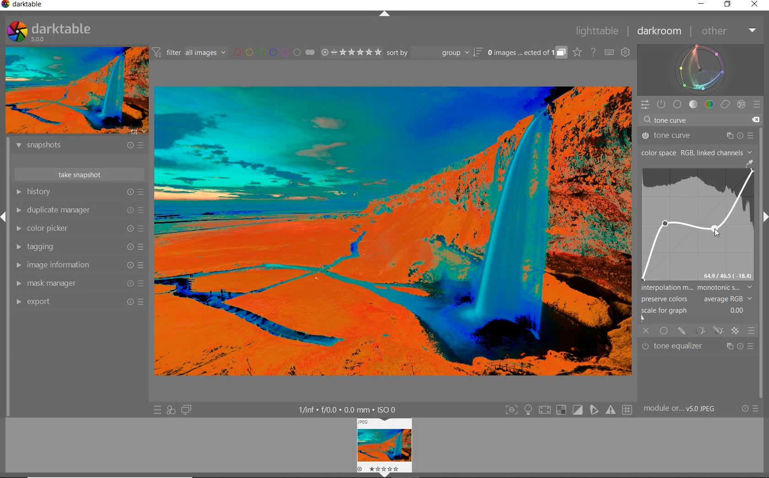  Describe the element at coordinates (527, 53) in the screenshot. I see `EXPAND GROUPED IMAGES` at that location.